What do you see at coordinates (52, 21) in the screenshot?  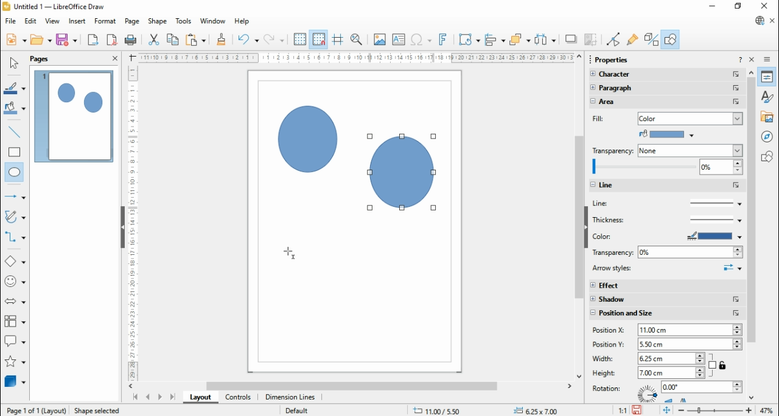 I see `view` at bounding box center [52, 21].